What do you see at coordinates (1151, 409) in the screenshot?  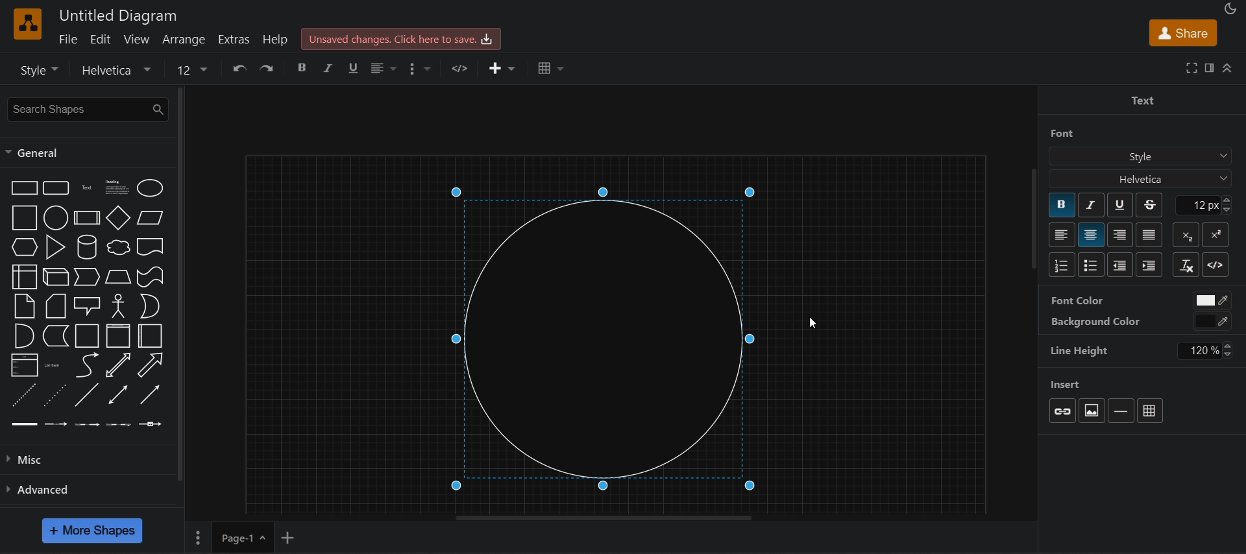 I see `table` at bounding box center [1151, 409].